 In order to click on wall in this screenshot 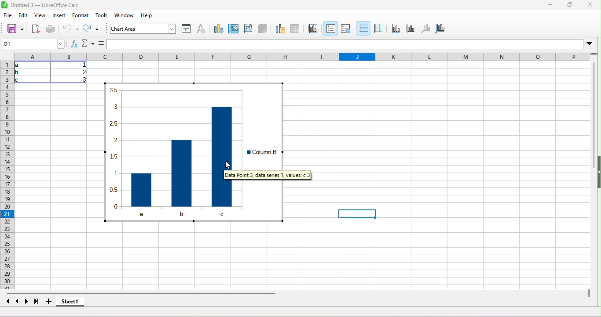, I will do `click(248, 29)`.